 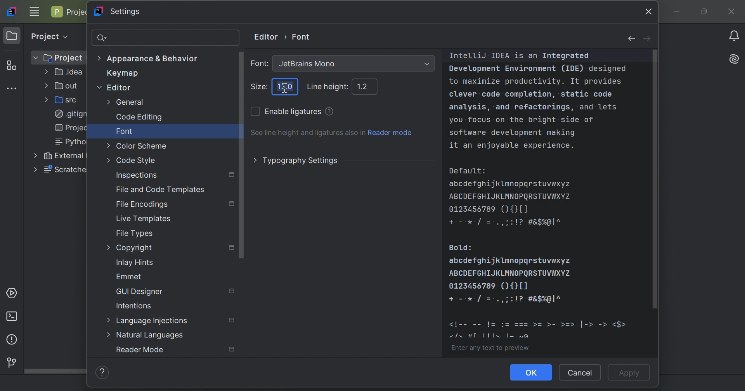 I want to click on you focus on the bright side of, so click(x=521, y=120).